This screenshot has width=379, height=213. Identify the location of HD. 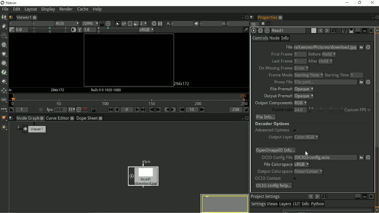
(60, 90).